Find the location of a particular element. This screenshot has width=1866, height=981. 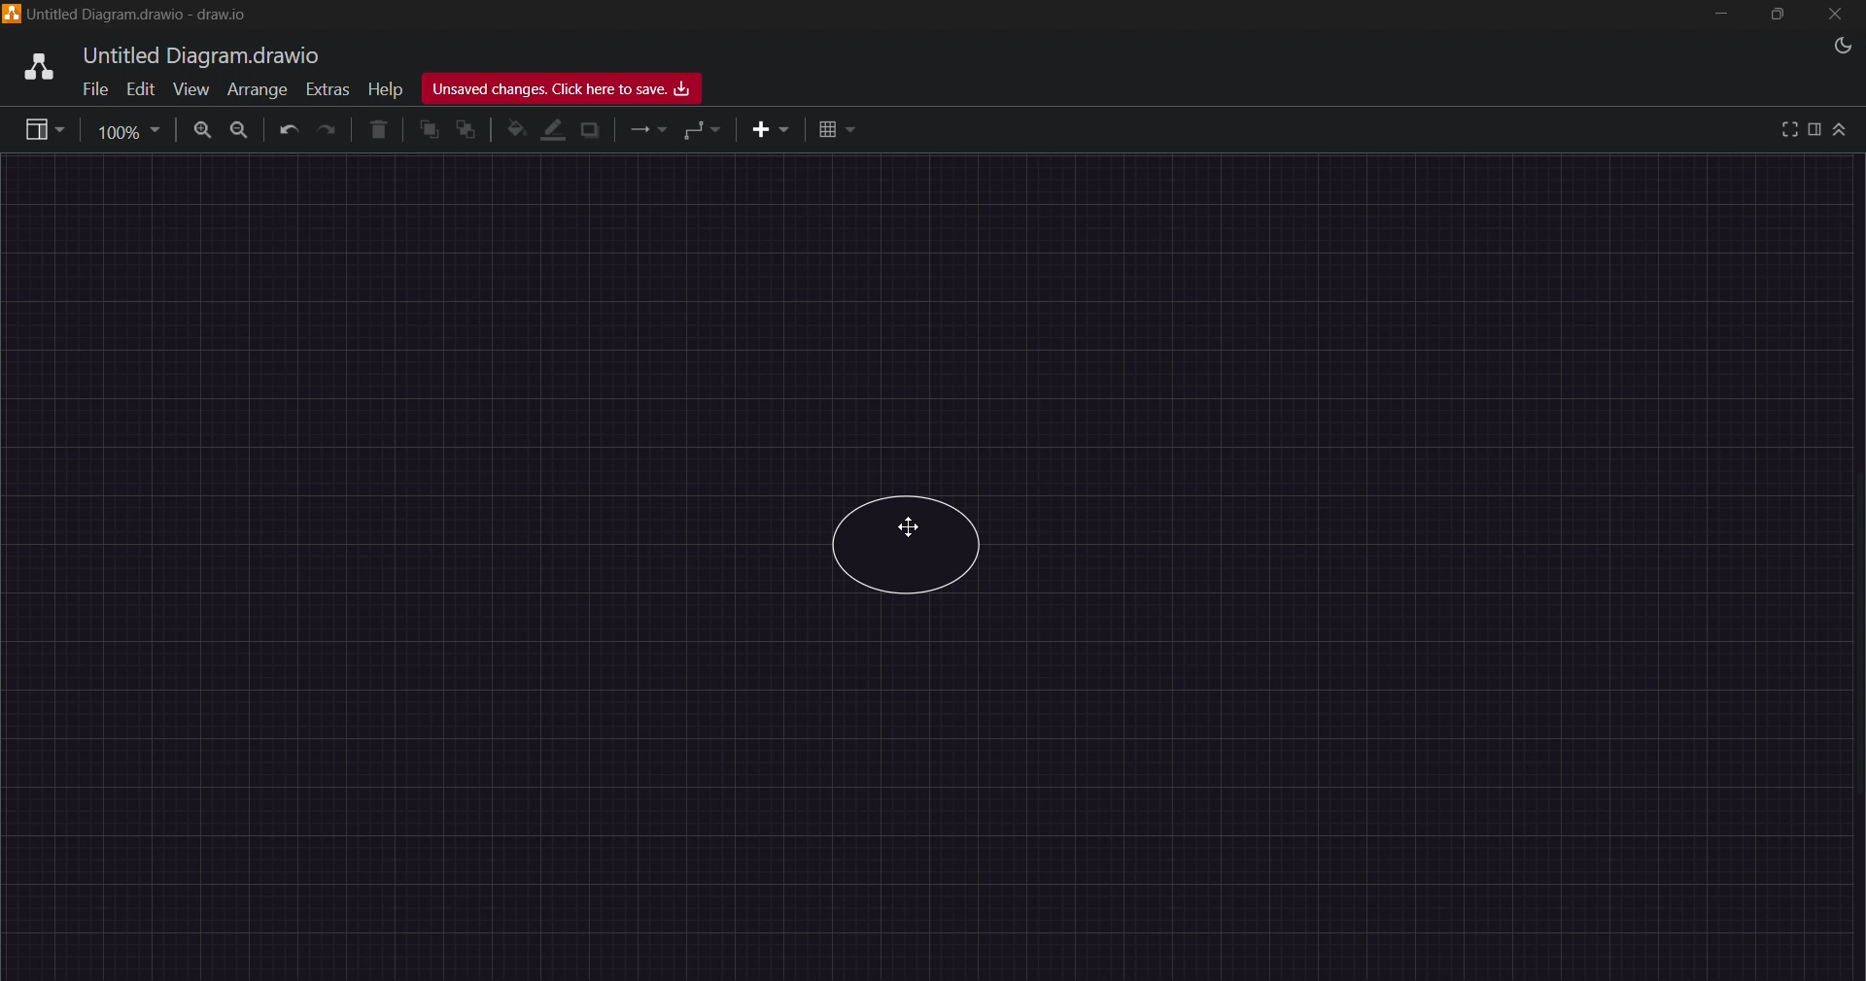

delete is located at coordinates (379, 132).